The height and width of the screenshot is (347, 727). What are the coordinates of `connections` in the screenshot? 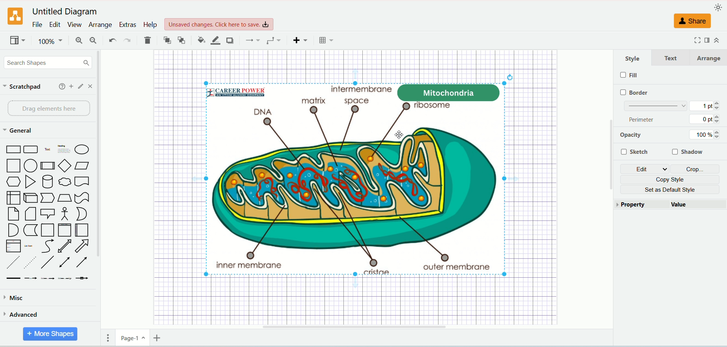 It's located at (253, 40).